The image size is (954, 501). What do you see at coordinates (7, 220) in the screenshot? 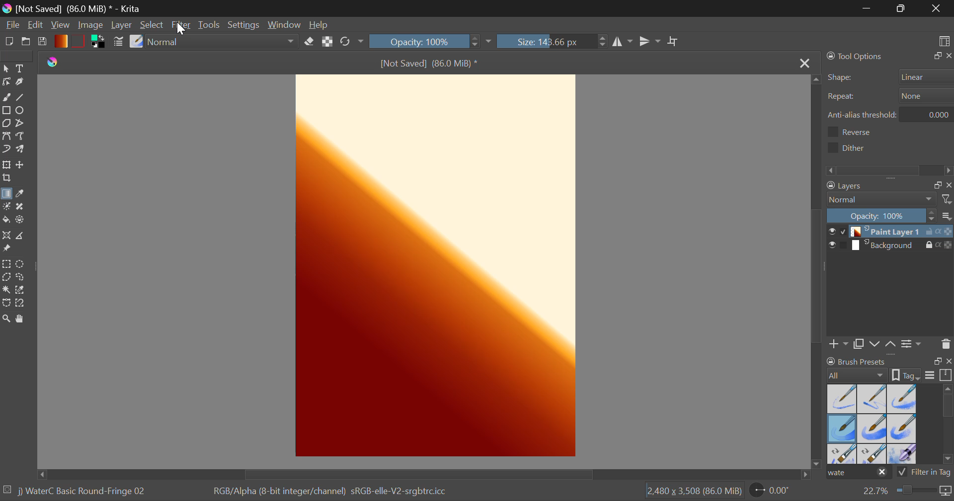
I see `Fill` at bounding box center [7, 220].